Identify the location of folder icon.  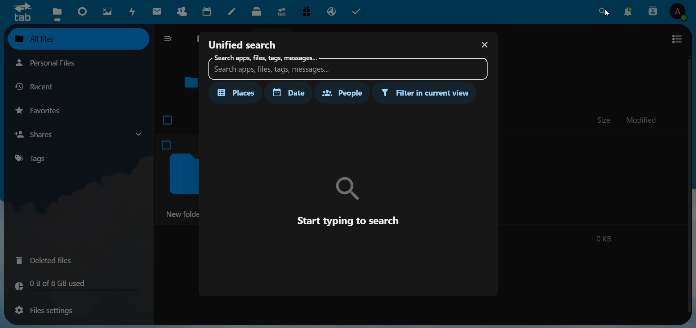
(185, 174).